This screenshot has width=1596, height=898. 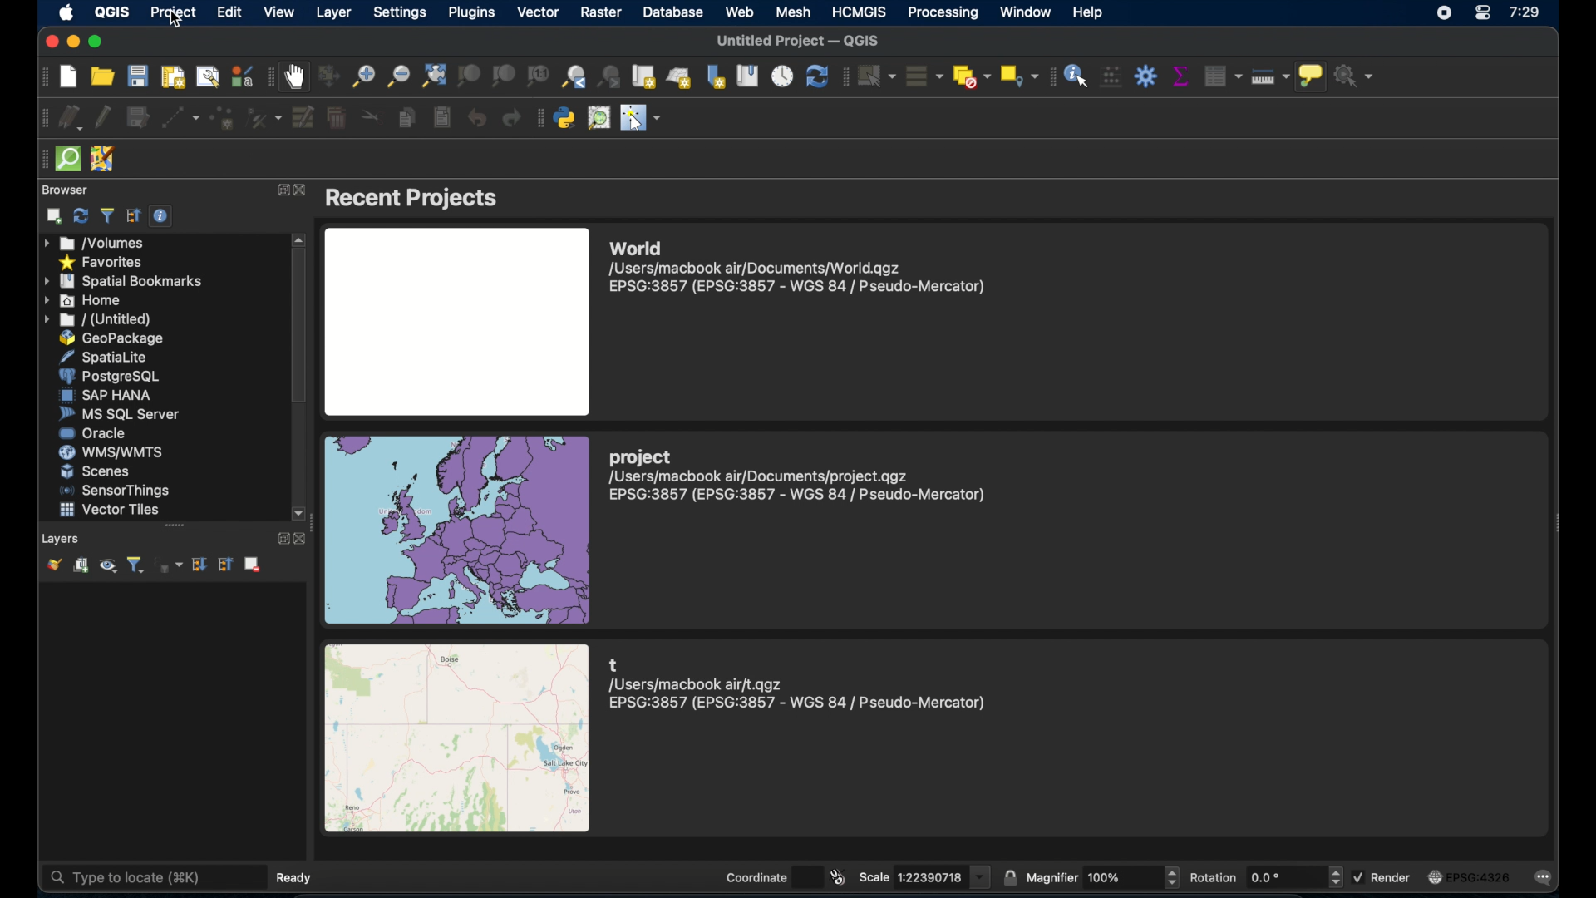 What do you see at coordinates (611, 76) in the screenshot?
I see `zoom last` at bounding box center [611, 76].